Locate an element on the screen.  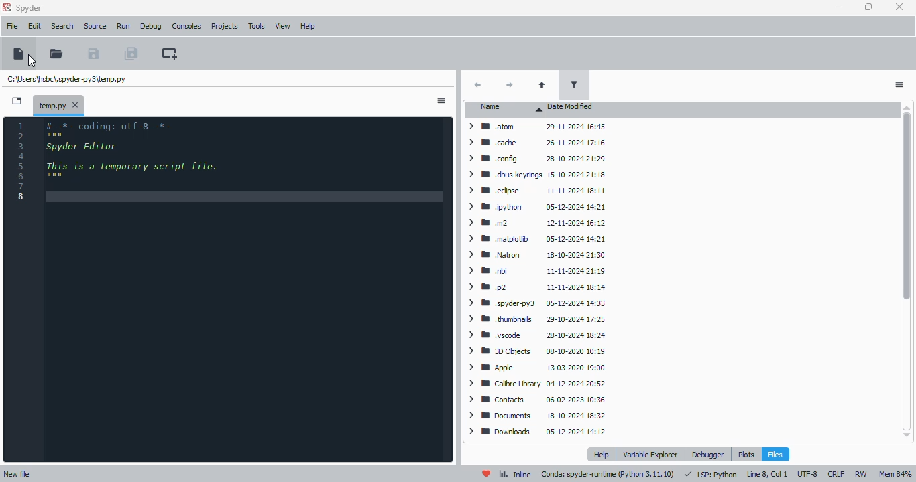
open file is located at coordinates (56, 53).